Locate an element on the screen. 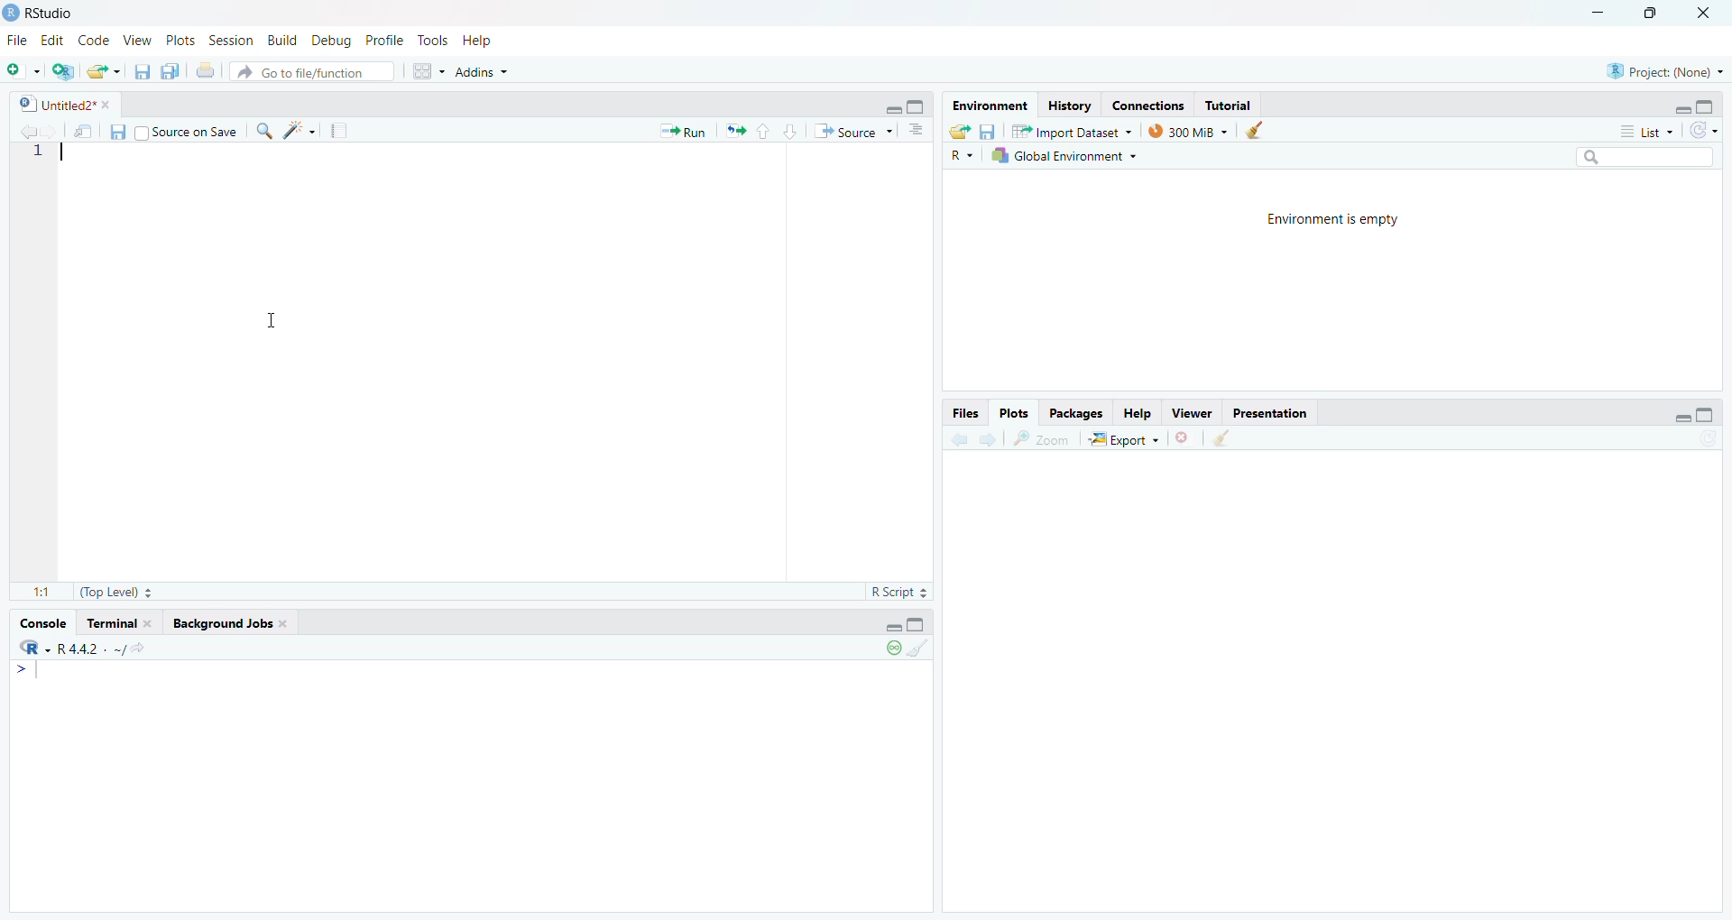  hide console is located at coordinates (921, 626).